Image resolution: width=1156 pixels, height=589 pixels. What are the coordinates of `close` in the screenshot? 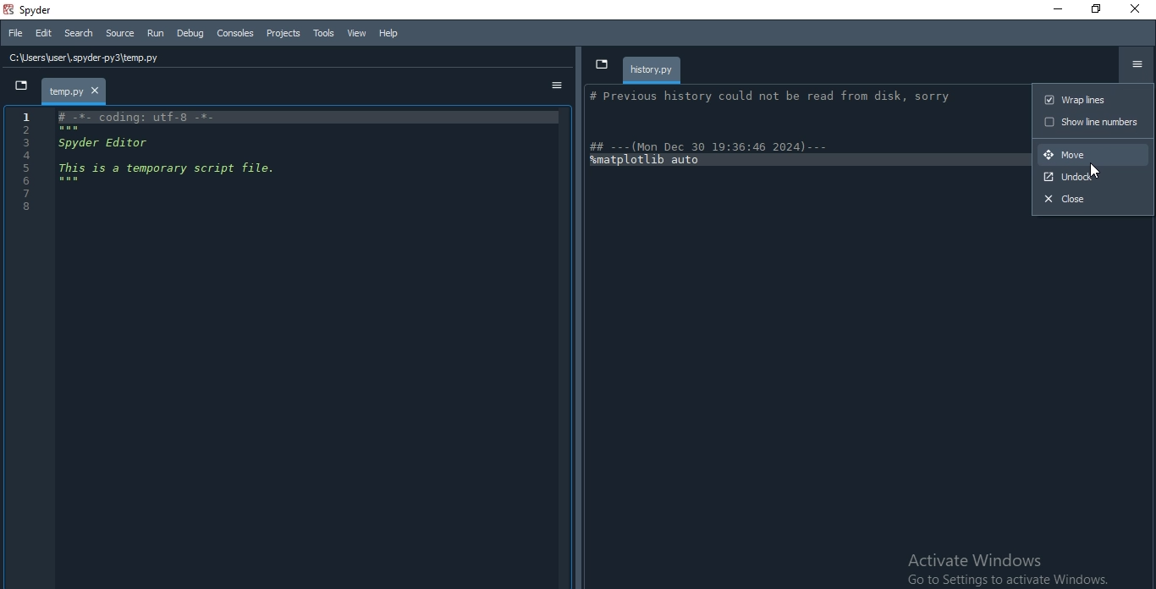 It's located at (1094, 201).